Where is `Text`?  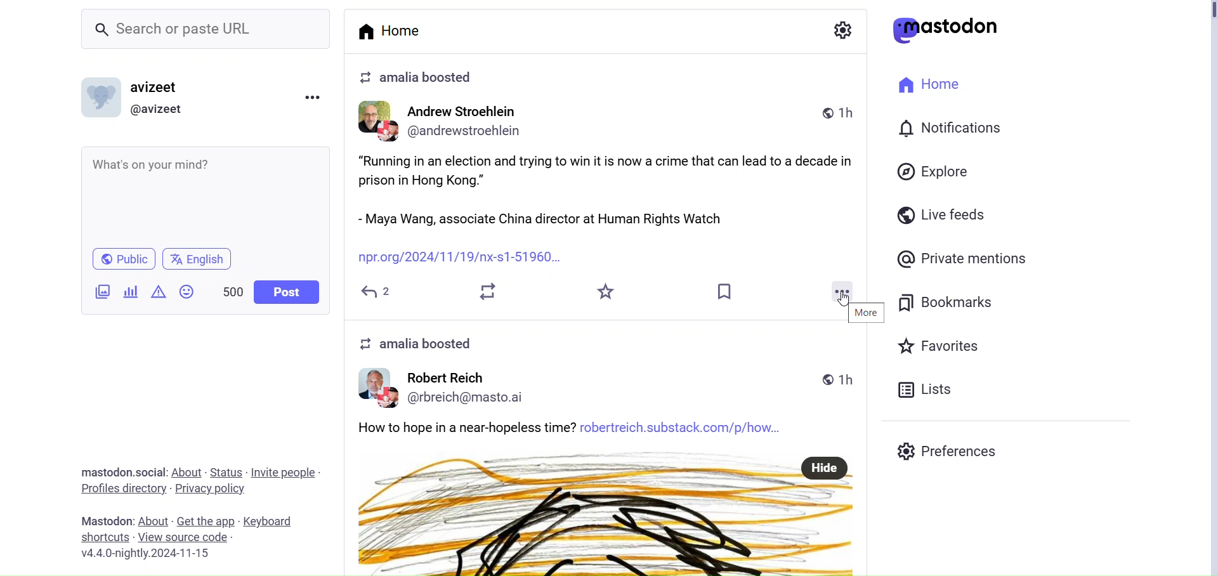 Text is located at coordinates (105, 520).